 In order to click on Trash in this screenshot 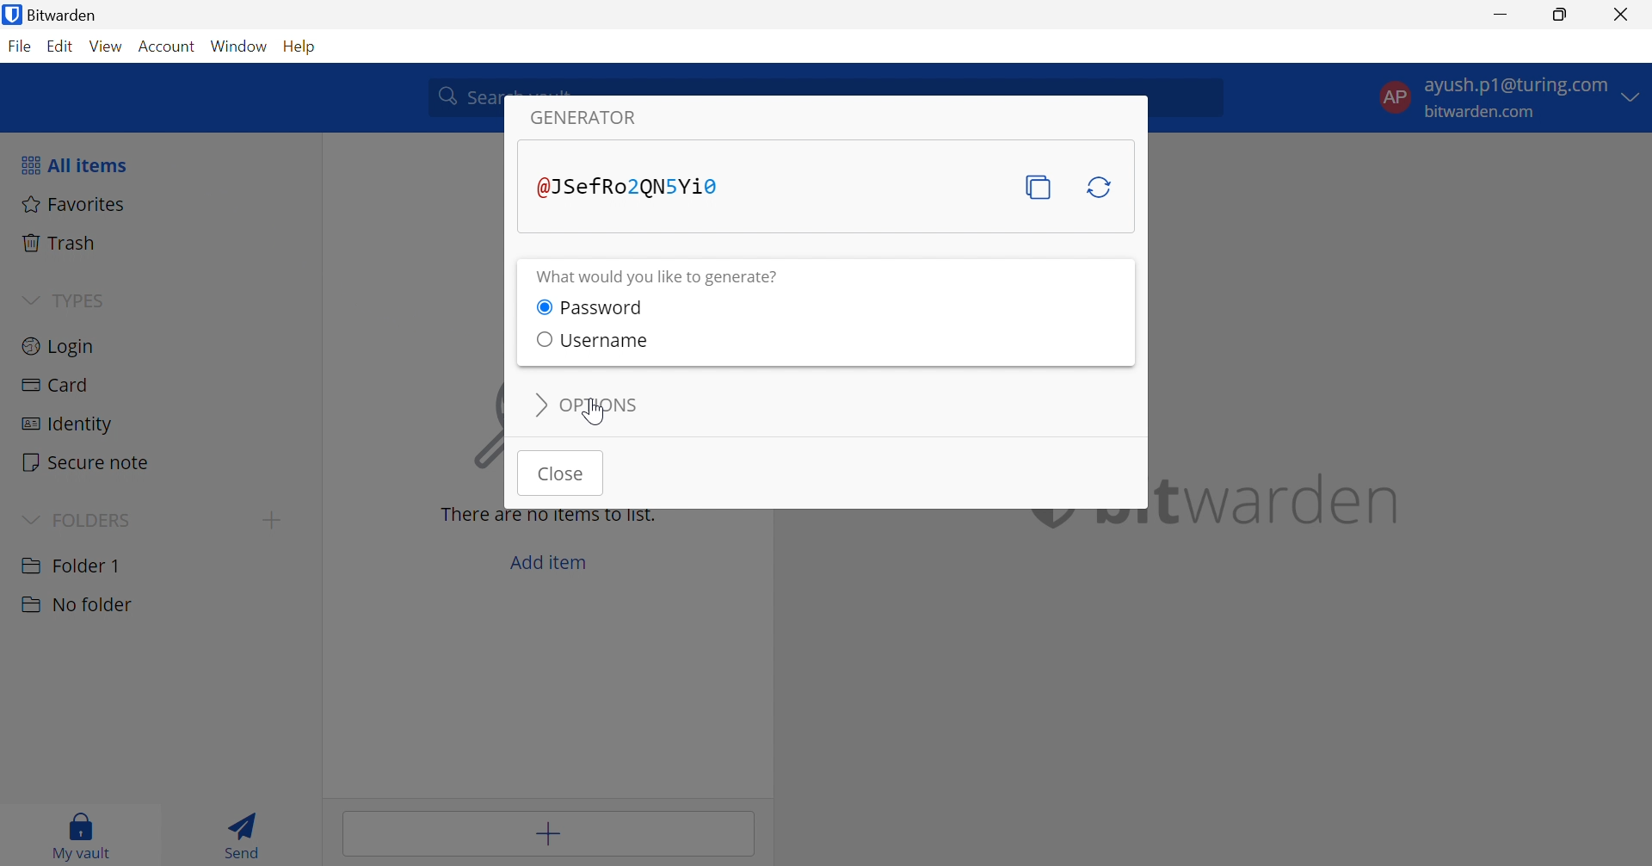, I will do `click(64, 243)`.